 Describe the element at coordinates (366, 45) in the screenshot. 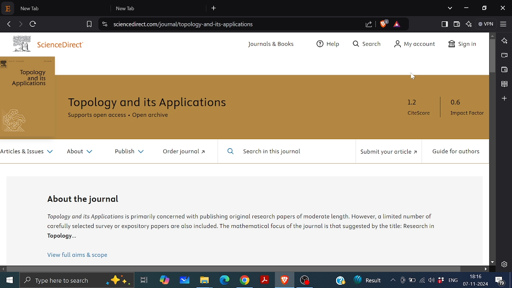

I see `Search` at that location.